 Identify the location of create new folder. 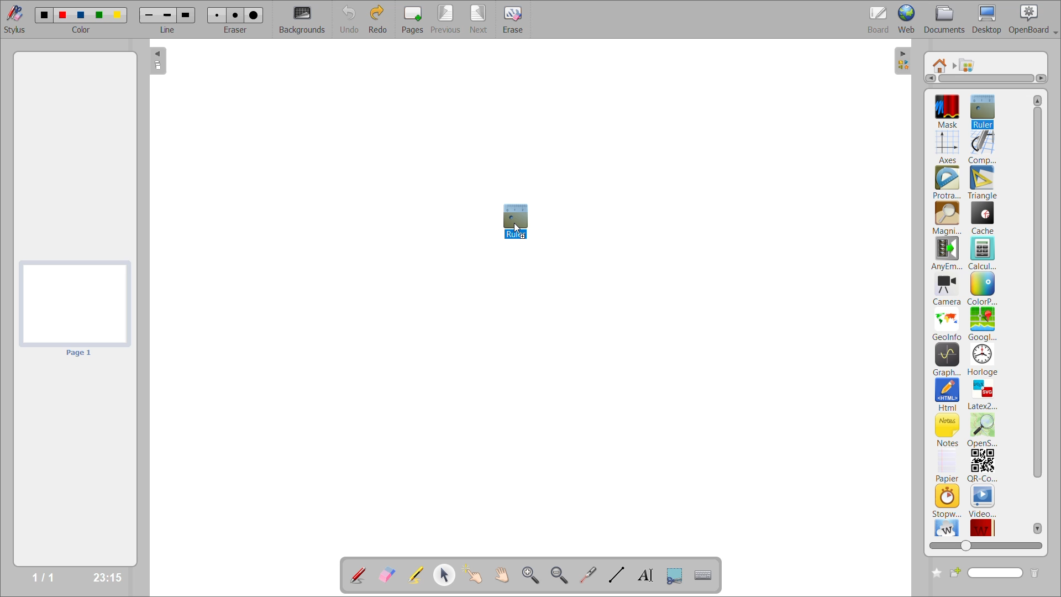
(934, 573).